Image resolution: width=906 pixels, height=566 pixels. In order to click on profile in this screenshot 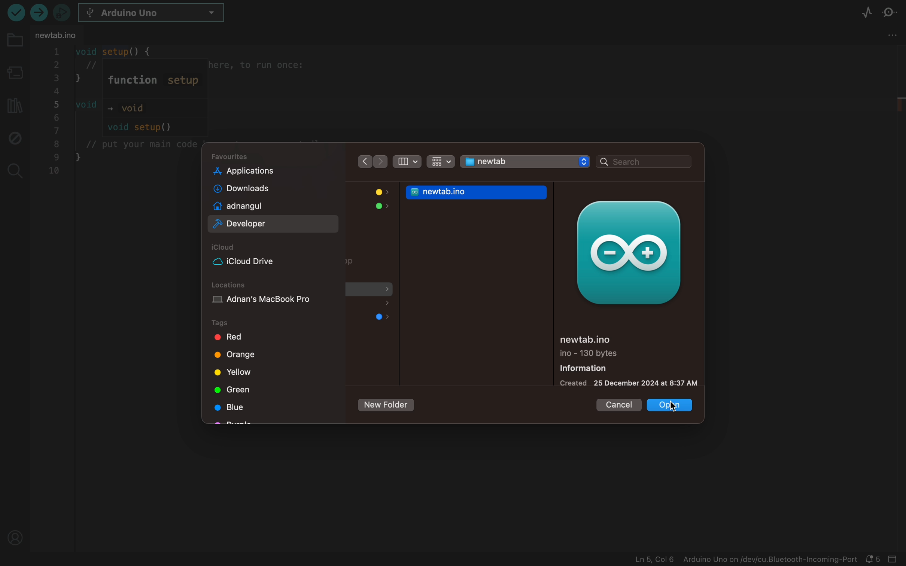, I will do `click(16, 536)`.